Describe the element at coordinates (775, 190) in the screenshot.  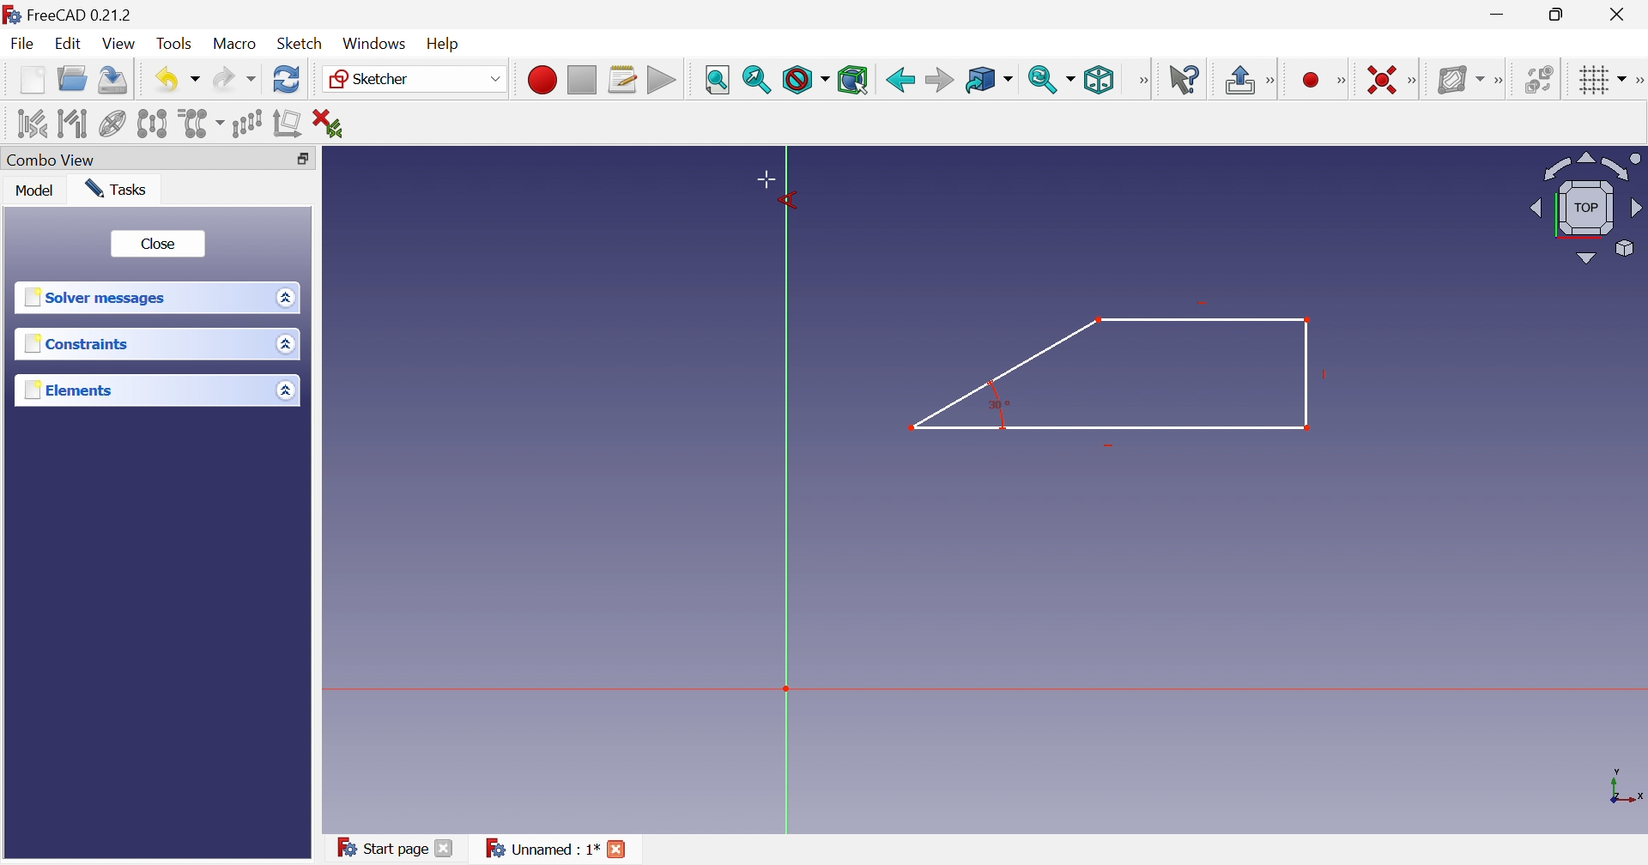
I see `Cursor` at that location.